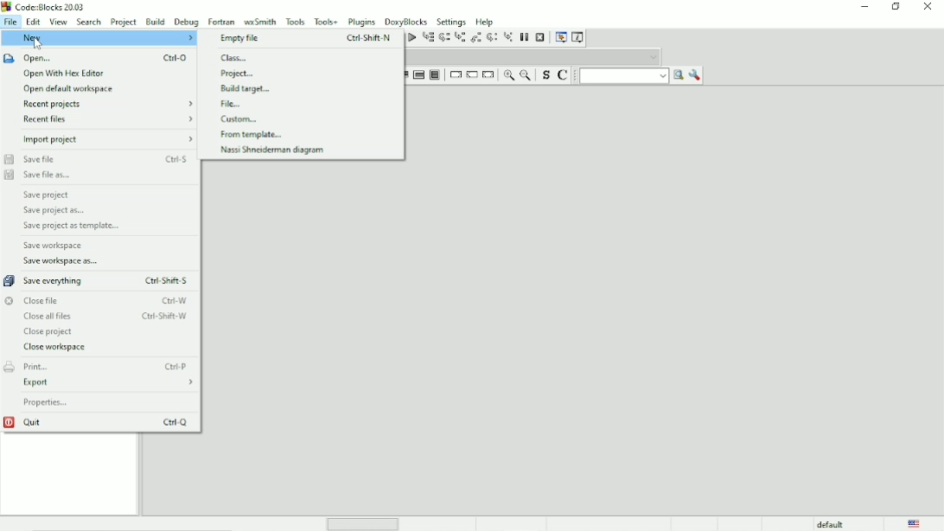  I want to click on Close all files, so click(105, 317).